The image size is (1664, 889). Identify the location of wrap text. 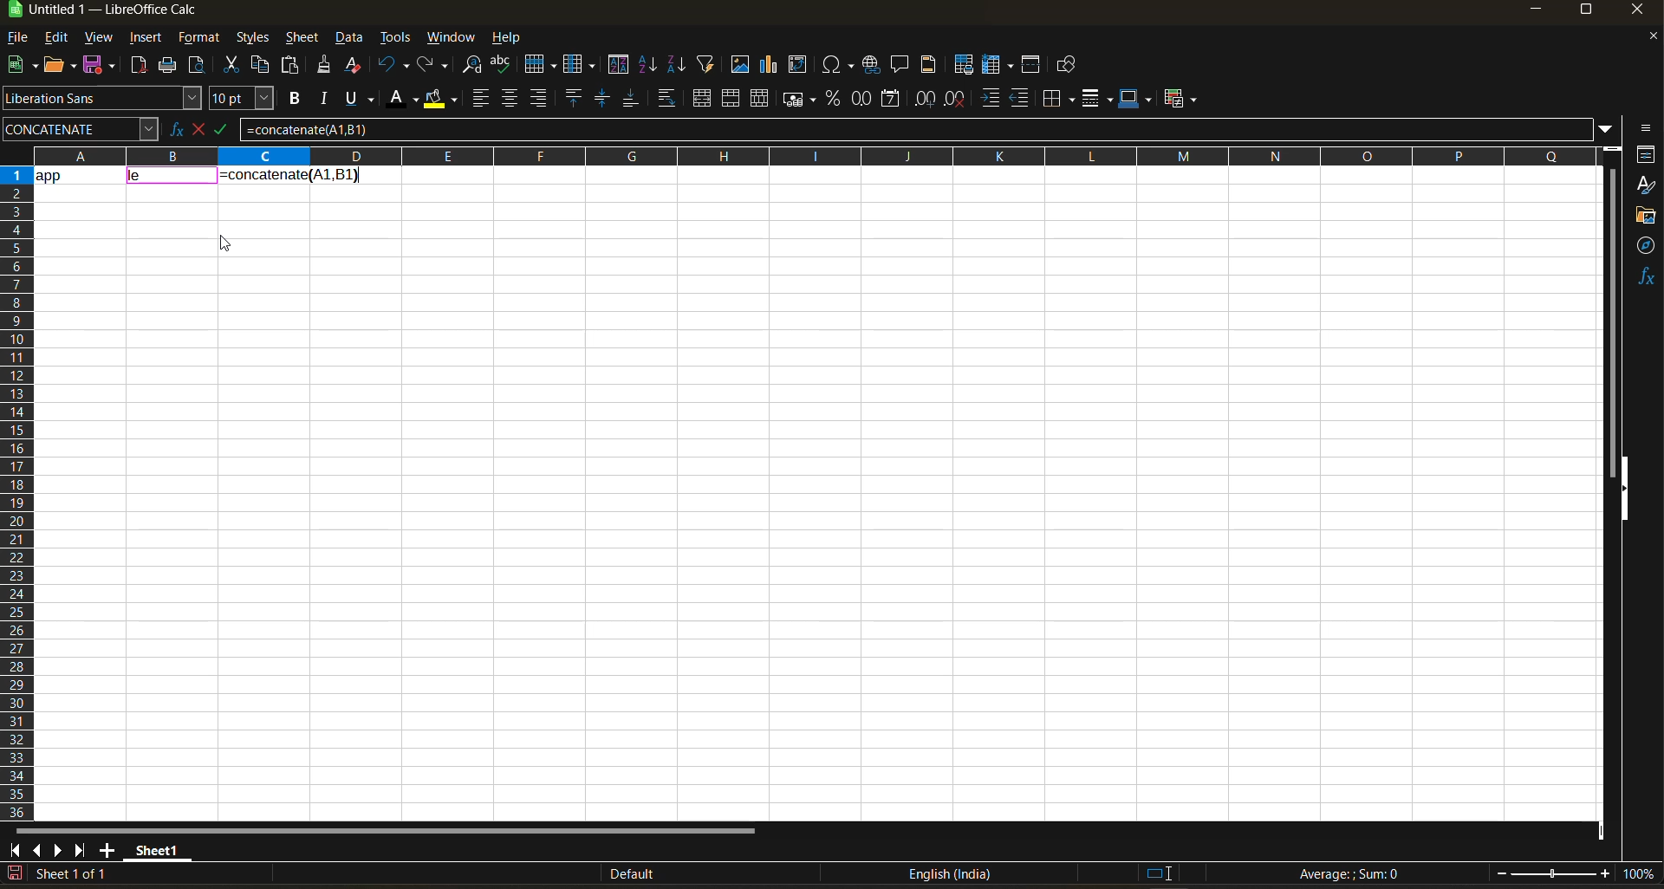
(666, 100).